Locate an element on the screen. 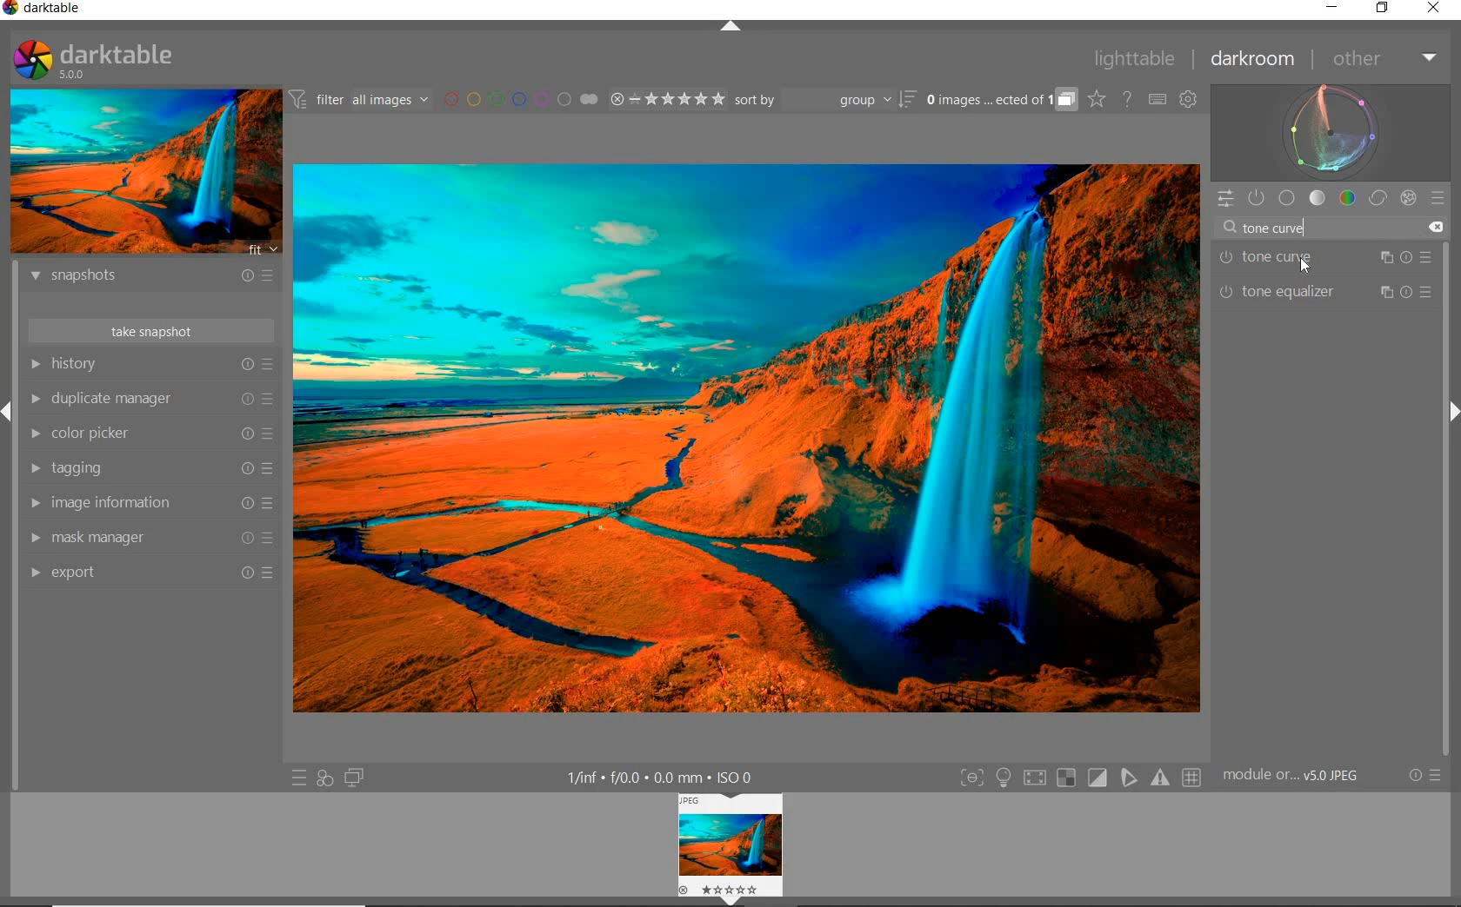 The height and width of the screenshot is (907, 1461). sort by is located at coordinates (825, 99).